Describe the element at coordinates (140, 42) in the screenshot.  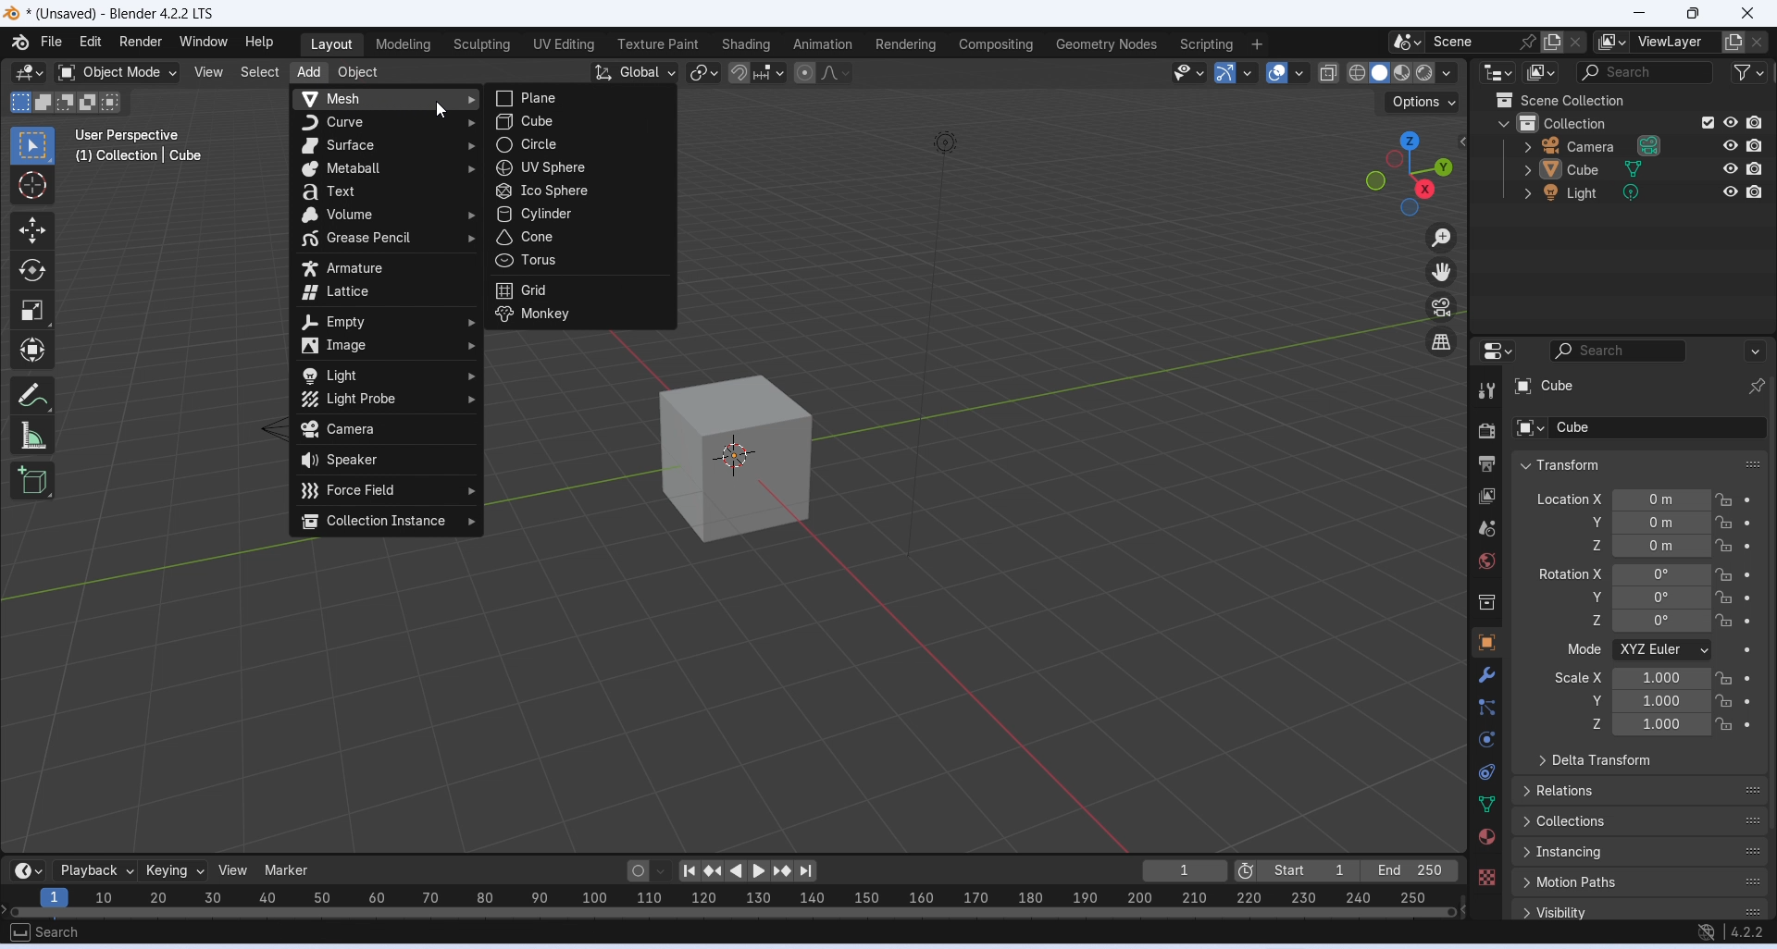
I see `Render` at that location.